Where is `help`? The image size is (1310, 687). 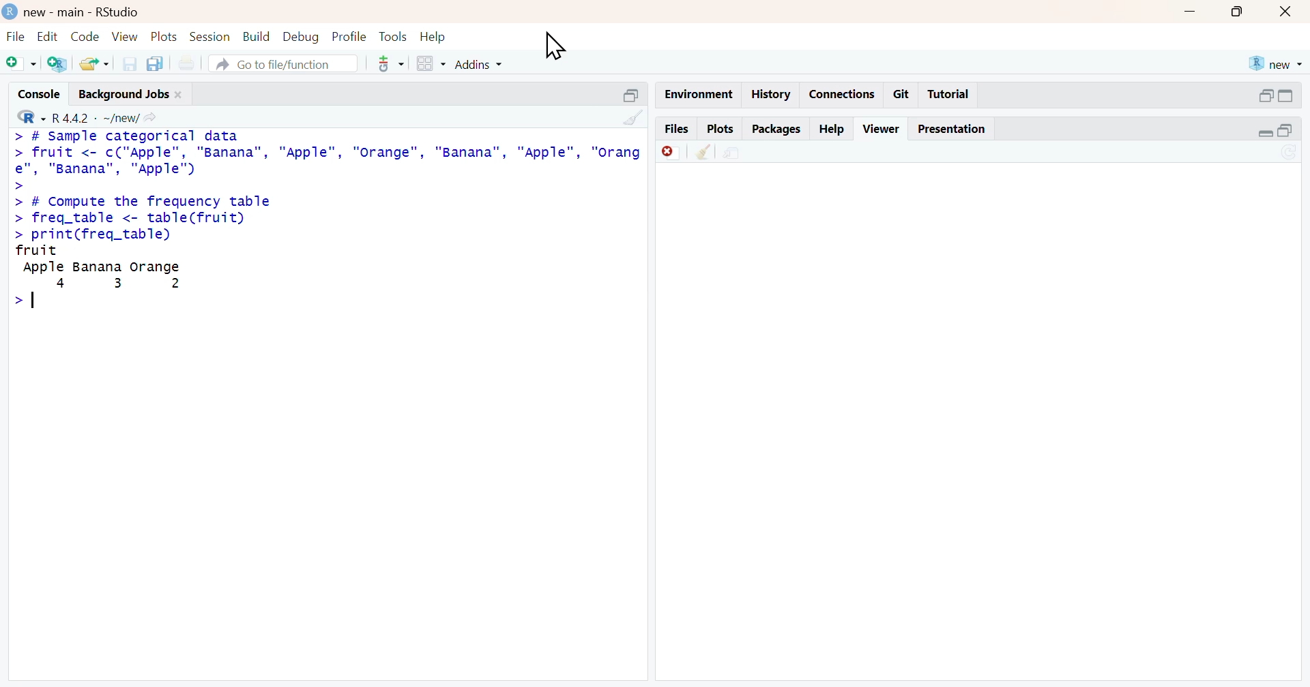
help is located at coordinates (432, 36).